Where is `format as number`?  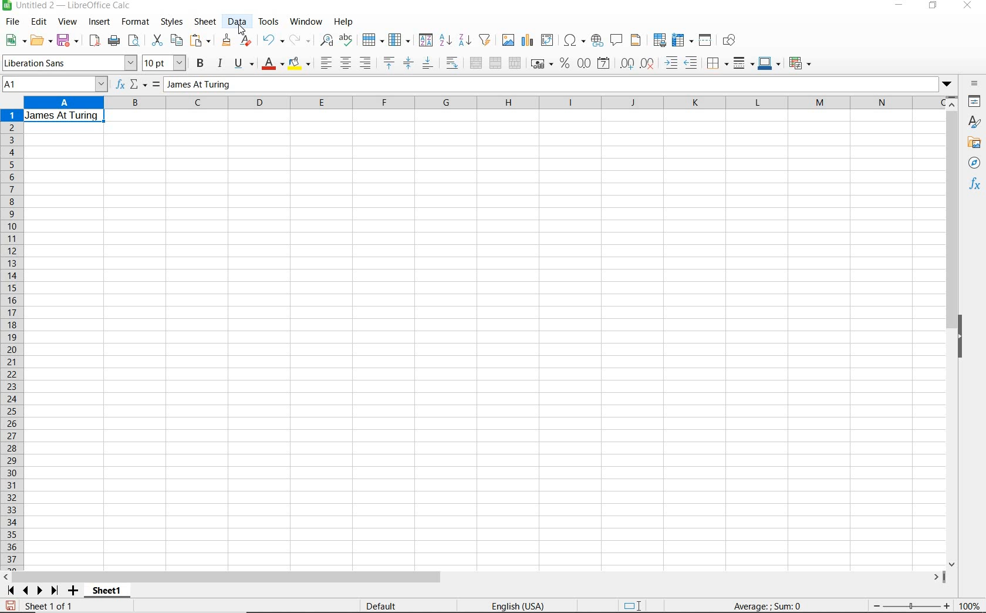
format as number is located at coordinates (584, 63).